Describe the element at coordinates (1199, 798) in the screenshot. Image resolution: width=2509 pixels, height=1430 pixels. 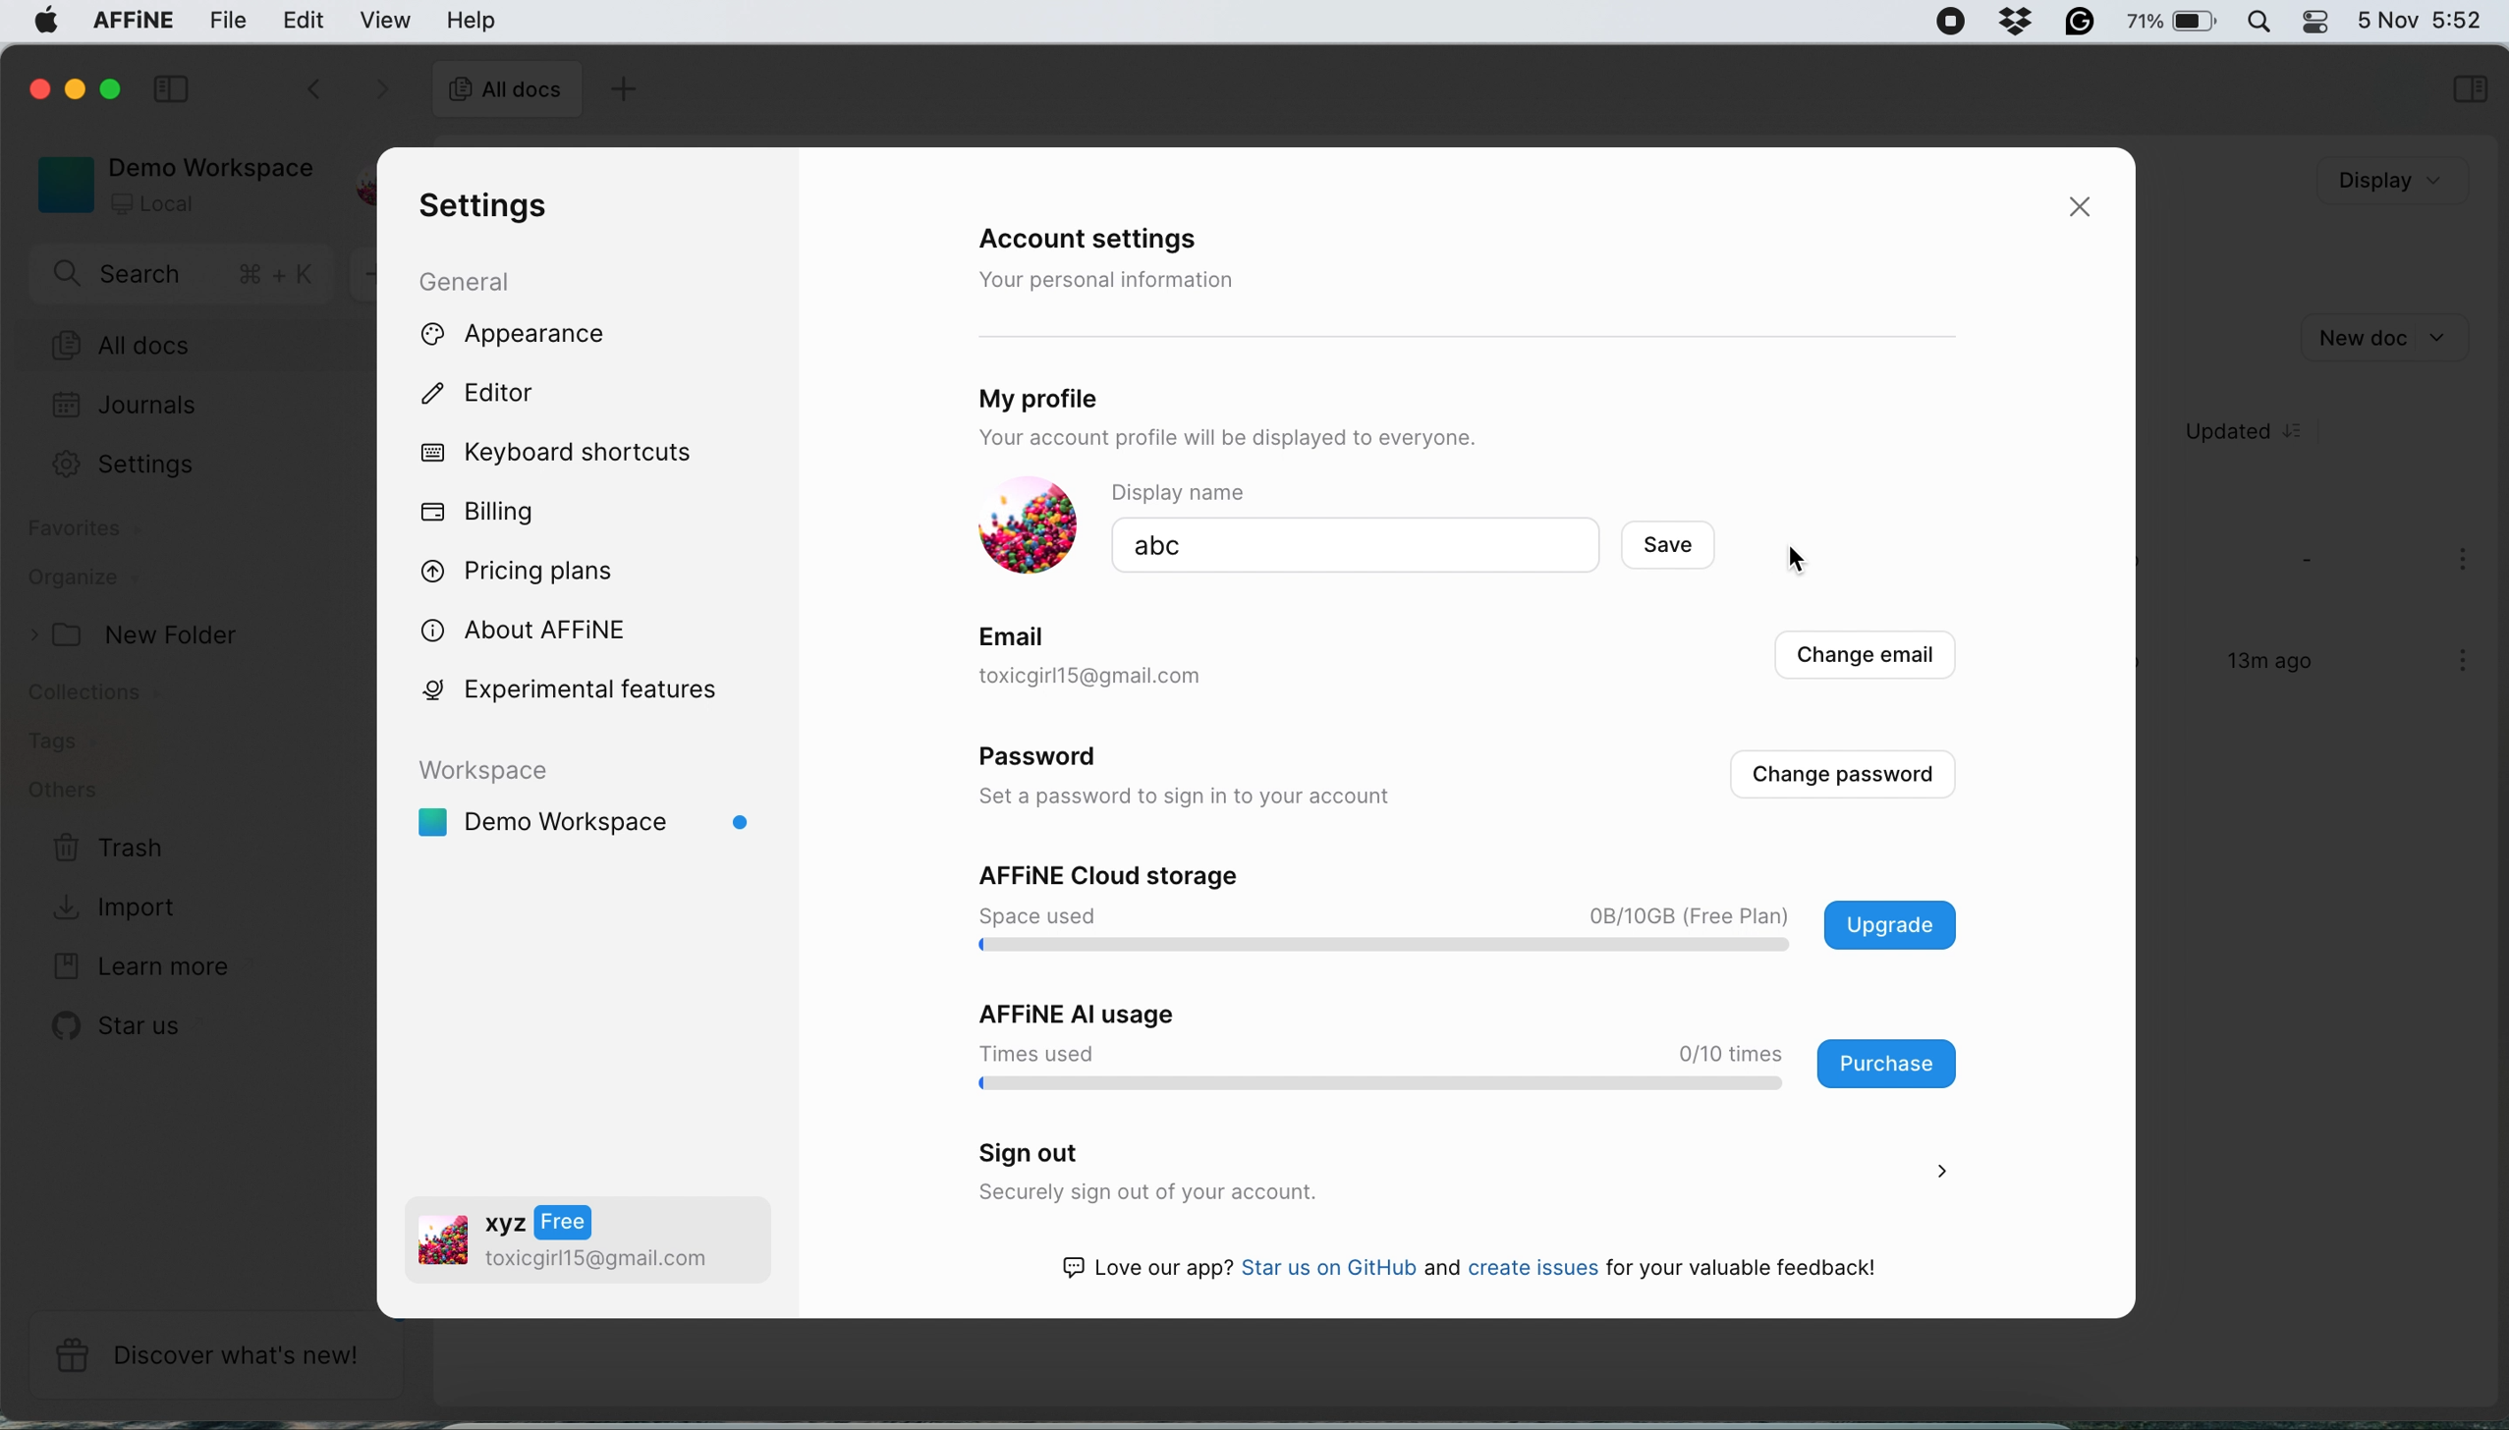
I see `set a password to sign in to your account` at that location.